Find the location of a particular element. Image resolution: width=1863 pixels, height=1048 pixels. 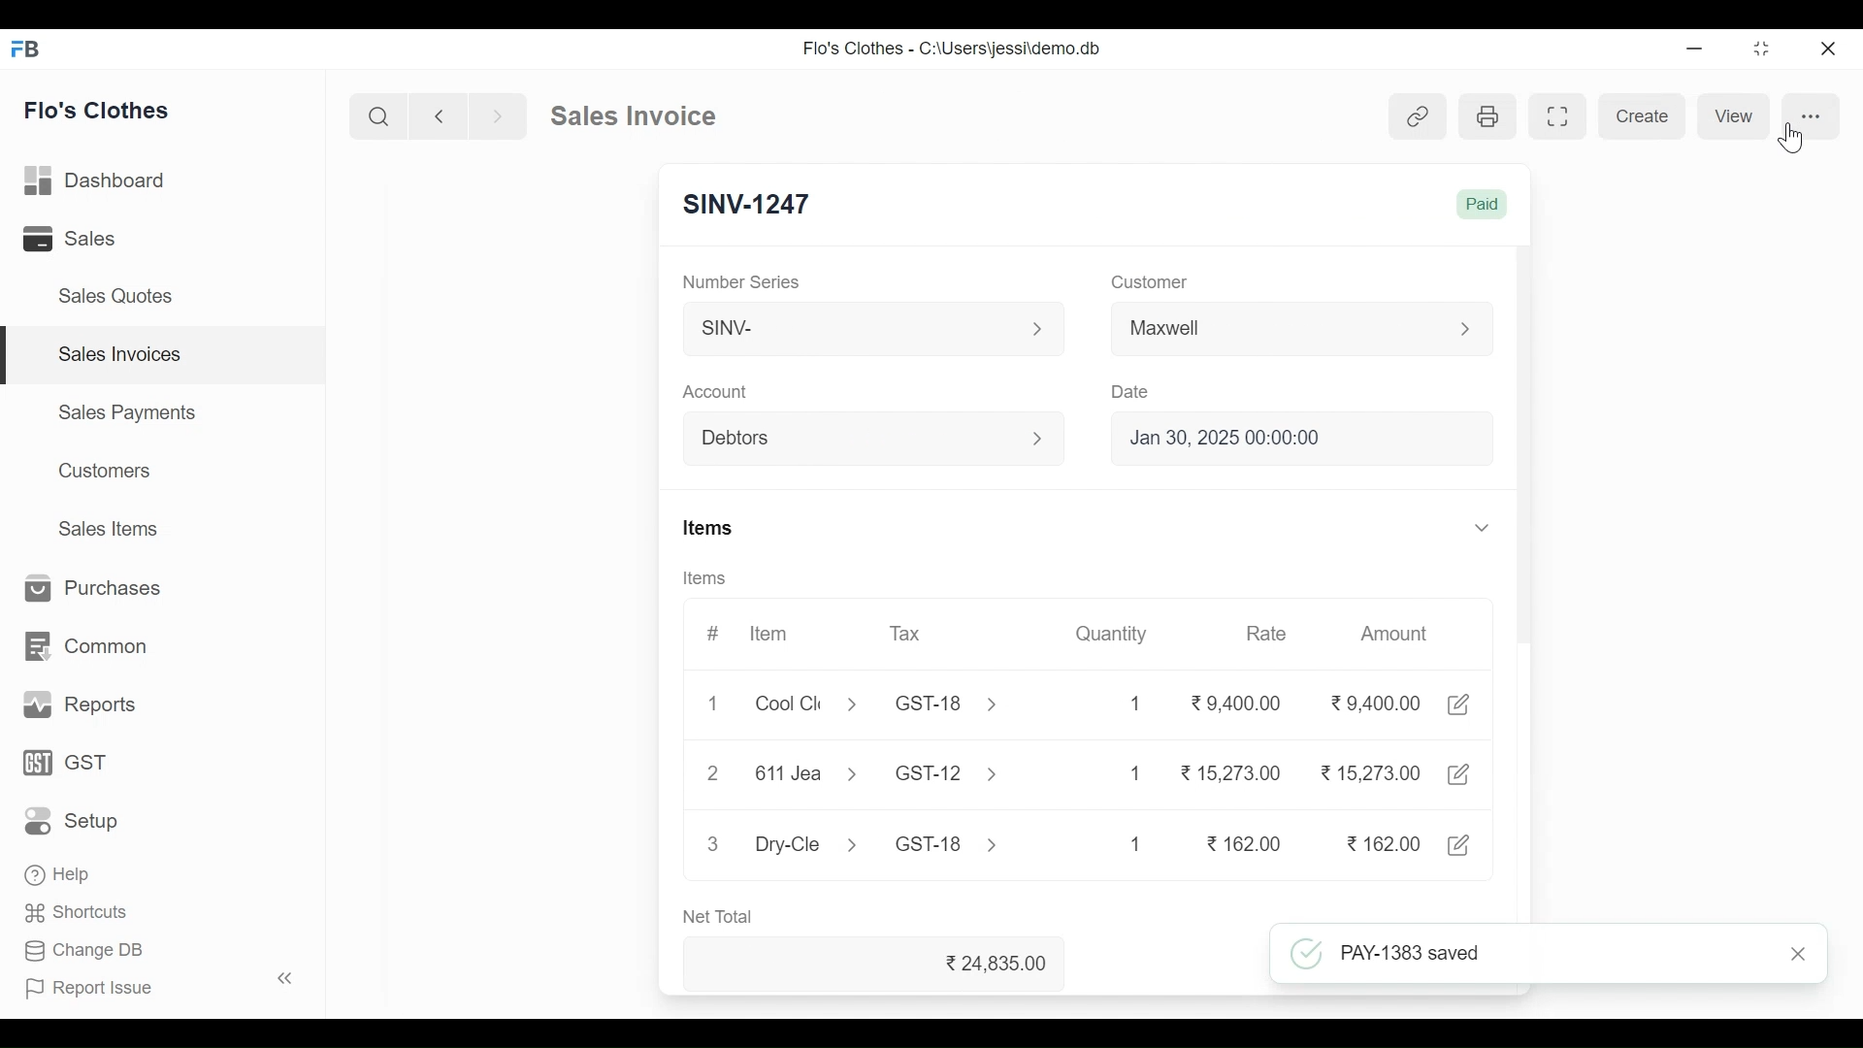

Search is located at coordinates (378, 116).